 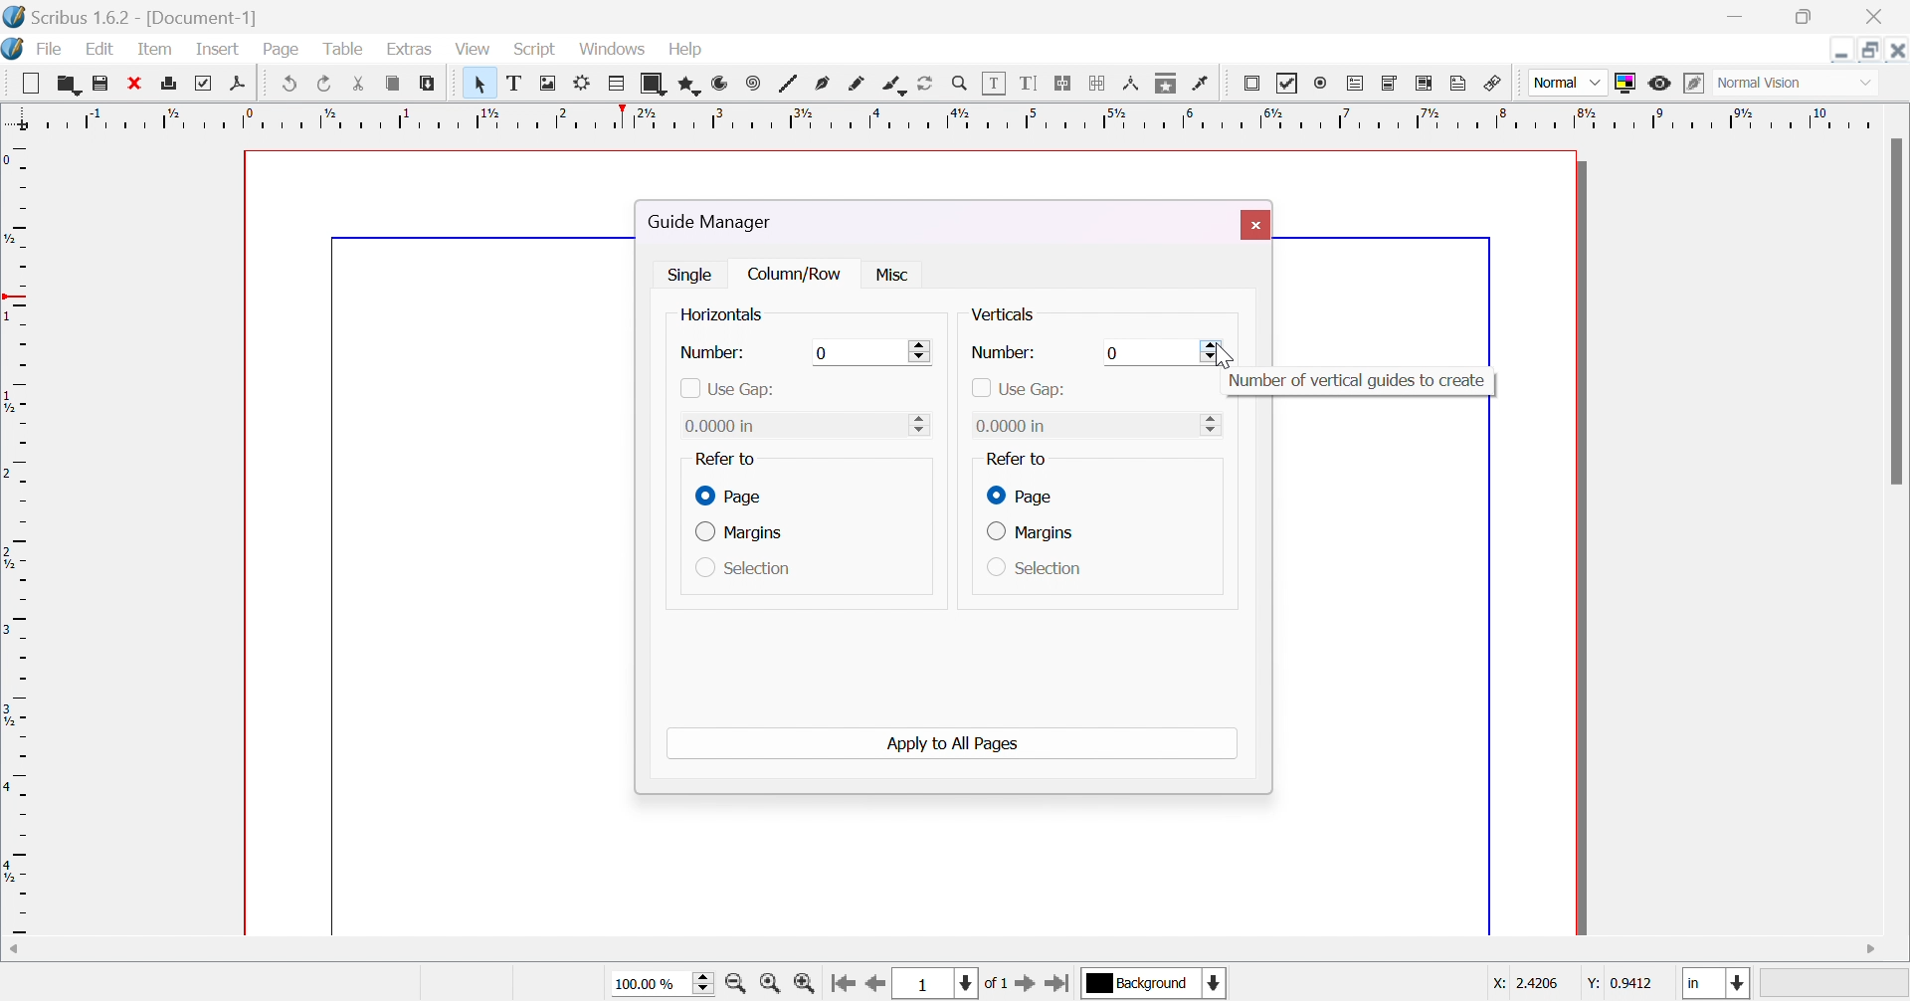 I want to click on Close, so click(x=1898, y=50).